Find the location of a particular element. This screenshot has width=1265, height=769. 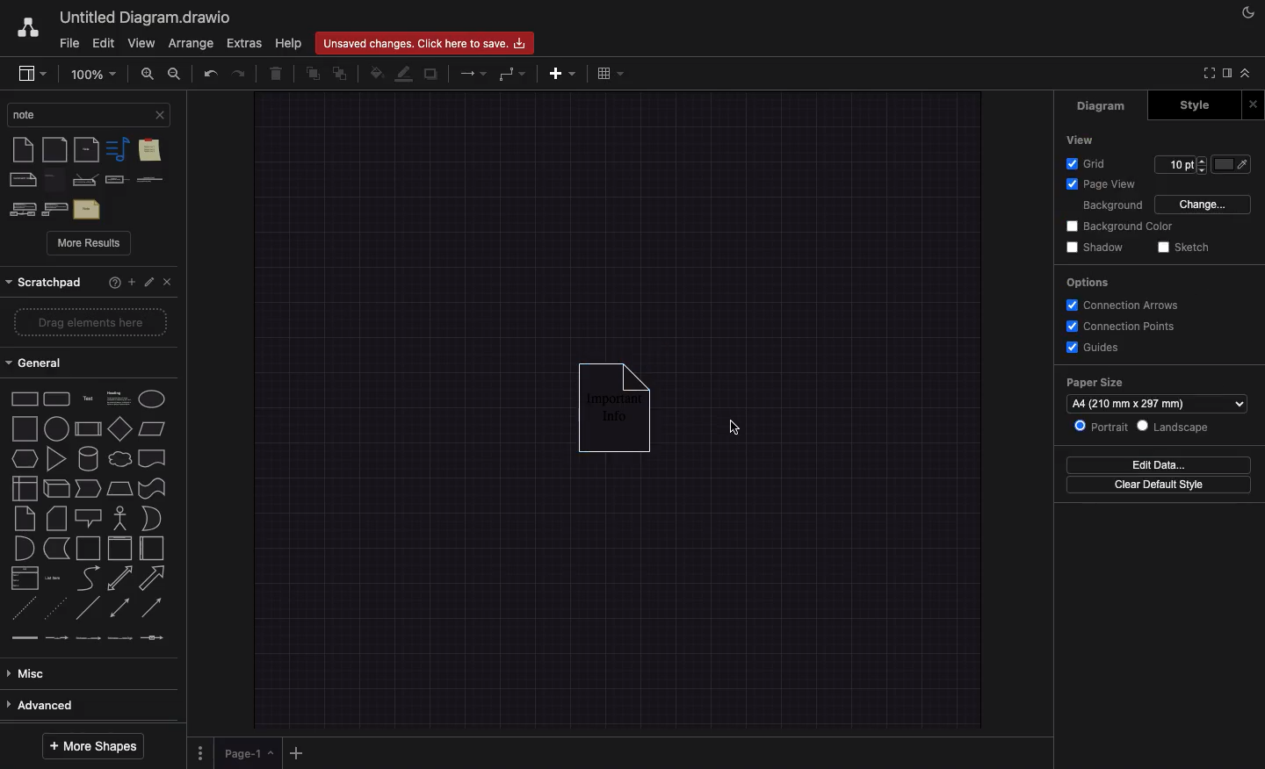

Night mode is located at coordinates (1251, 11).